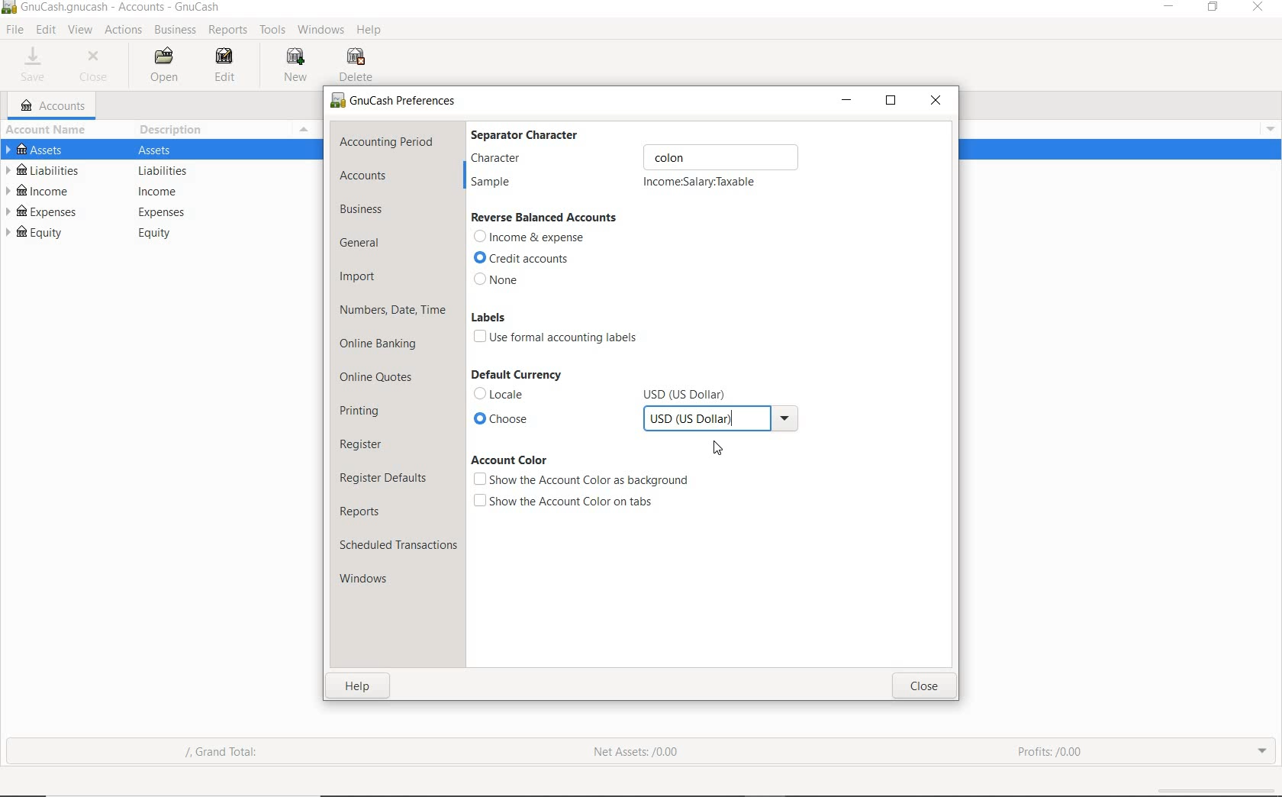 This screenshot has width=1282, height=797. Describe the element at coordinates (375, 581) in the screenshot. I see `windows` at that location.